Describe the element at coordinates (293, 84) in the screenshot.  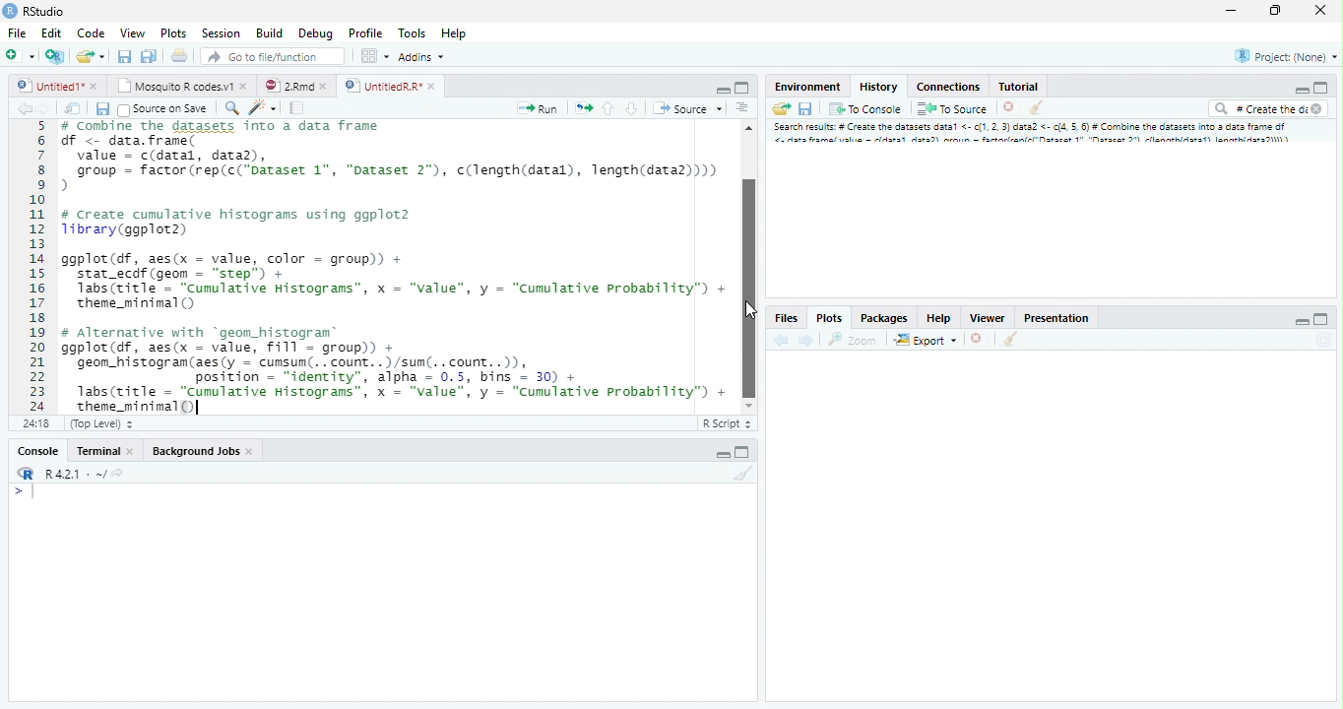
I see `2.Rmd` at that location.